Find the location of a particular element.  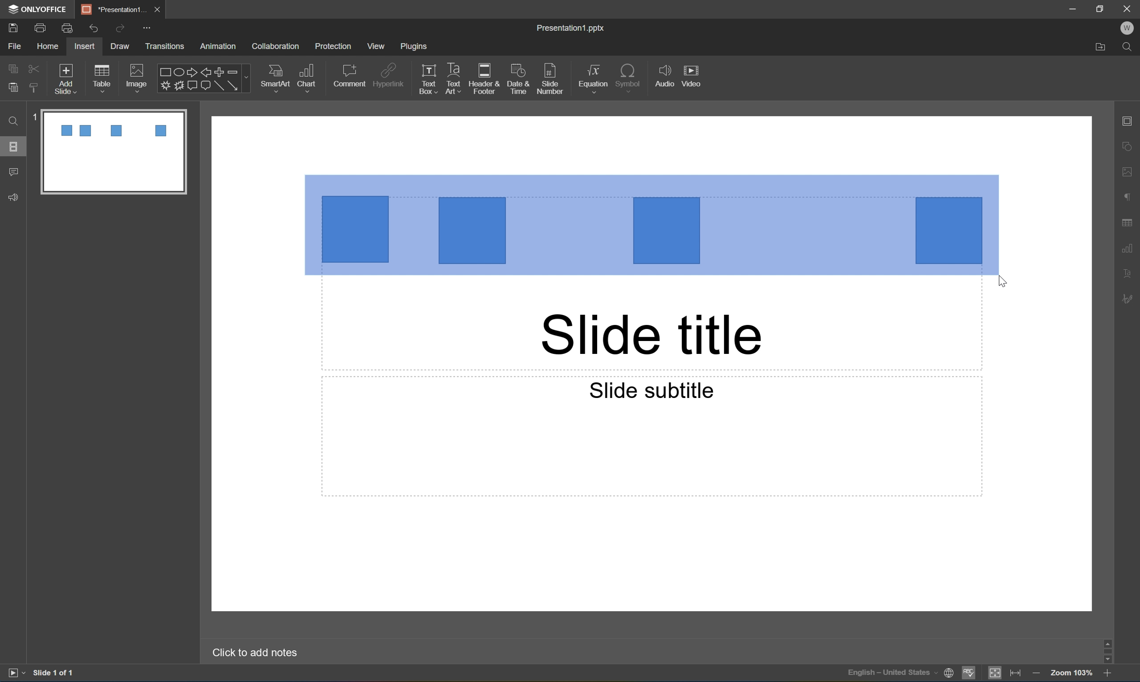

header & footer is located at coordinates (486, 80).